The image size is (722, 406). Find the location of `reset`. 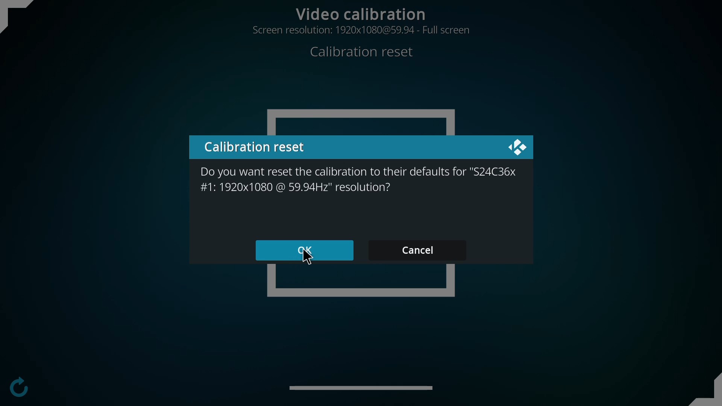

reset is located at coordinates (258, 147).